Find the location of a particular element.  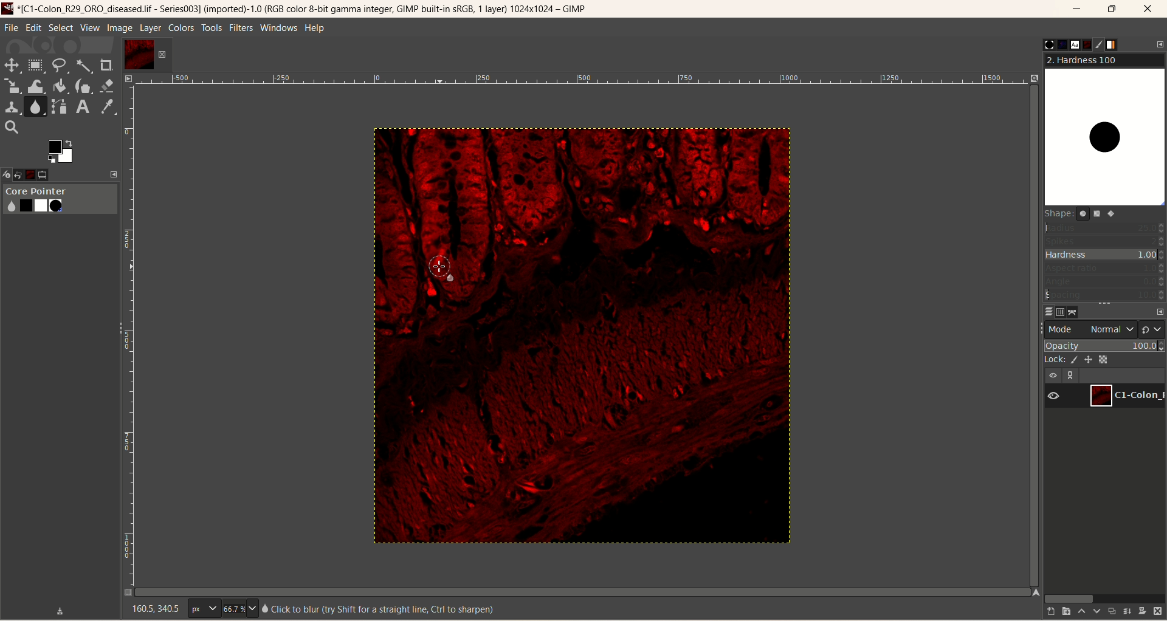

tool option is located at coordinates (54, 176).